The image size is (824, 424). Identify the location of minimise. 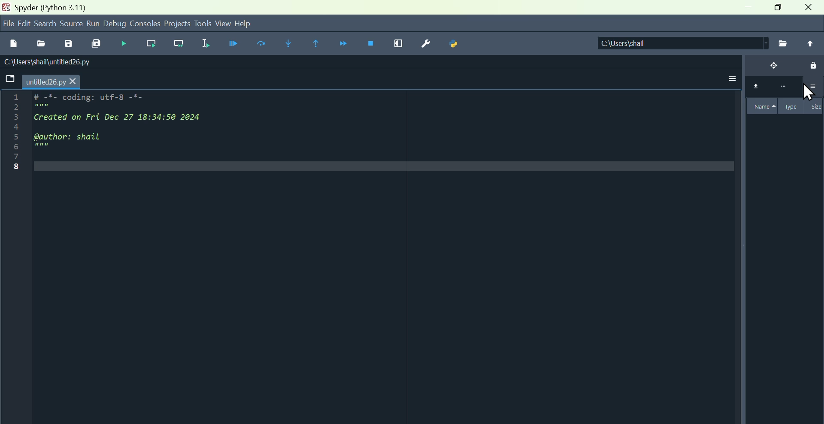
(745, 10).